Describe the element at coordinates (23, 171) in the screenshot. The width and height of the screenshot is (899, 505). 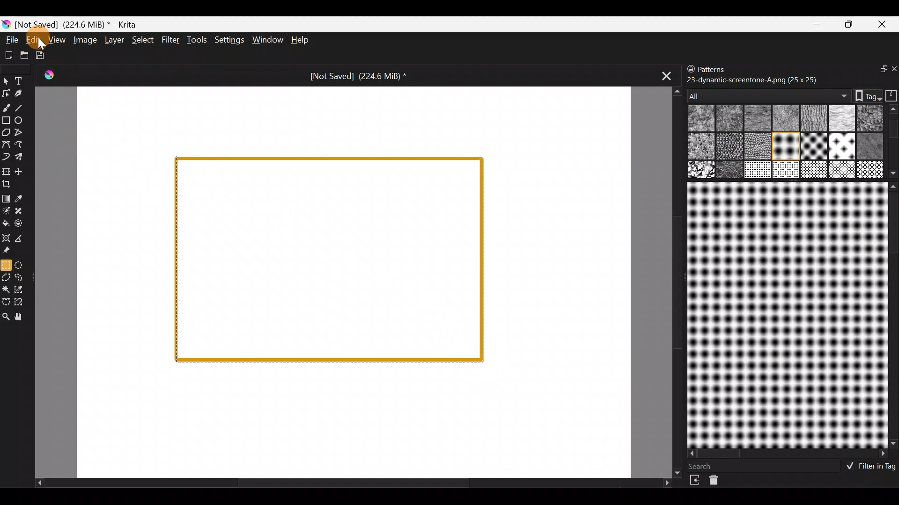
I see `Move a layer` at that location.